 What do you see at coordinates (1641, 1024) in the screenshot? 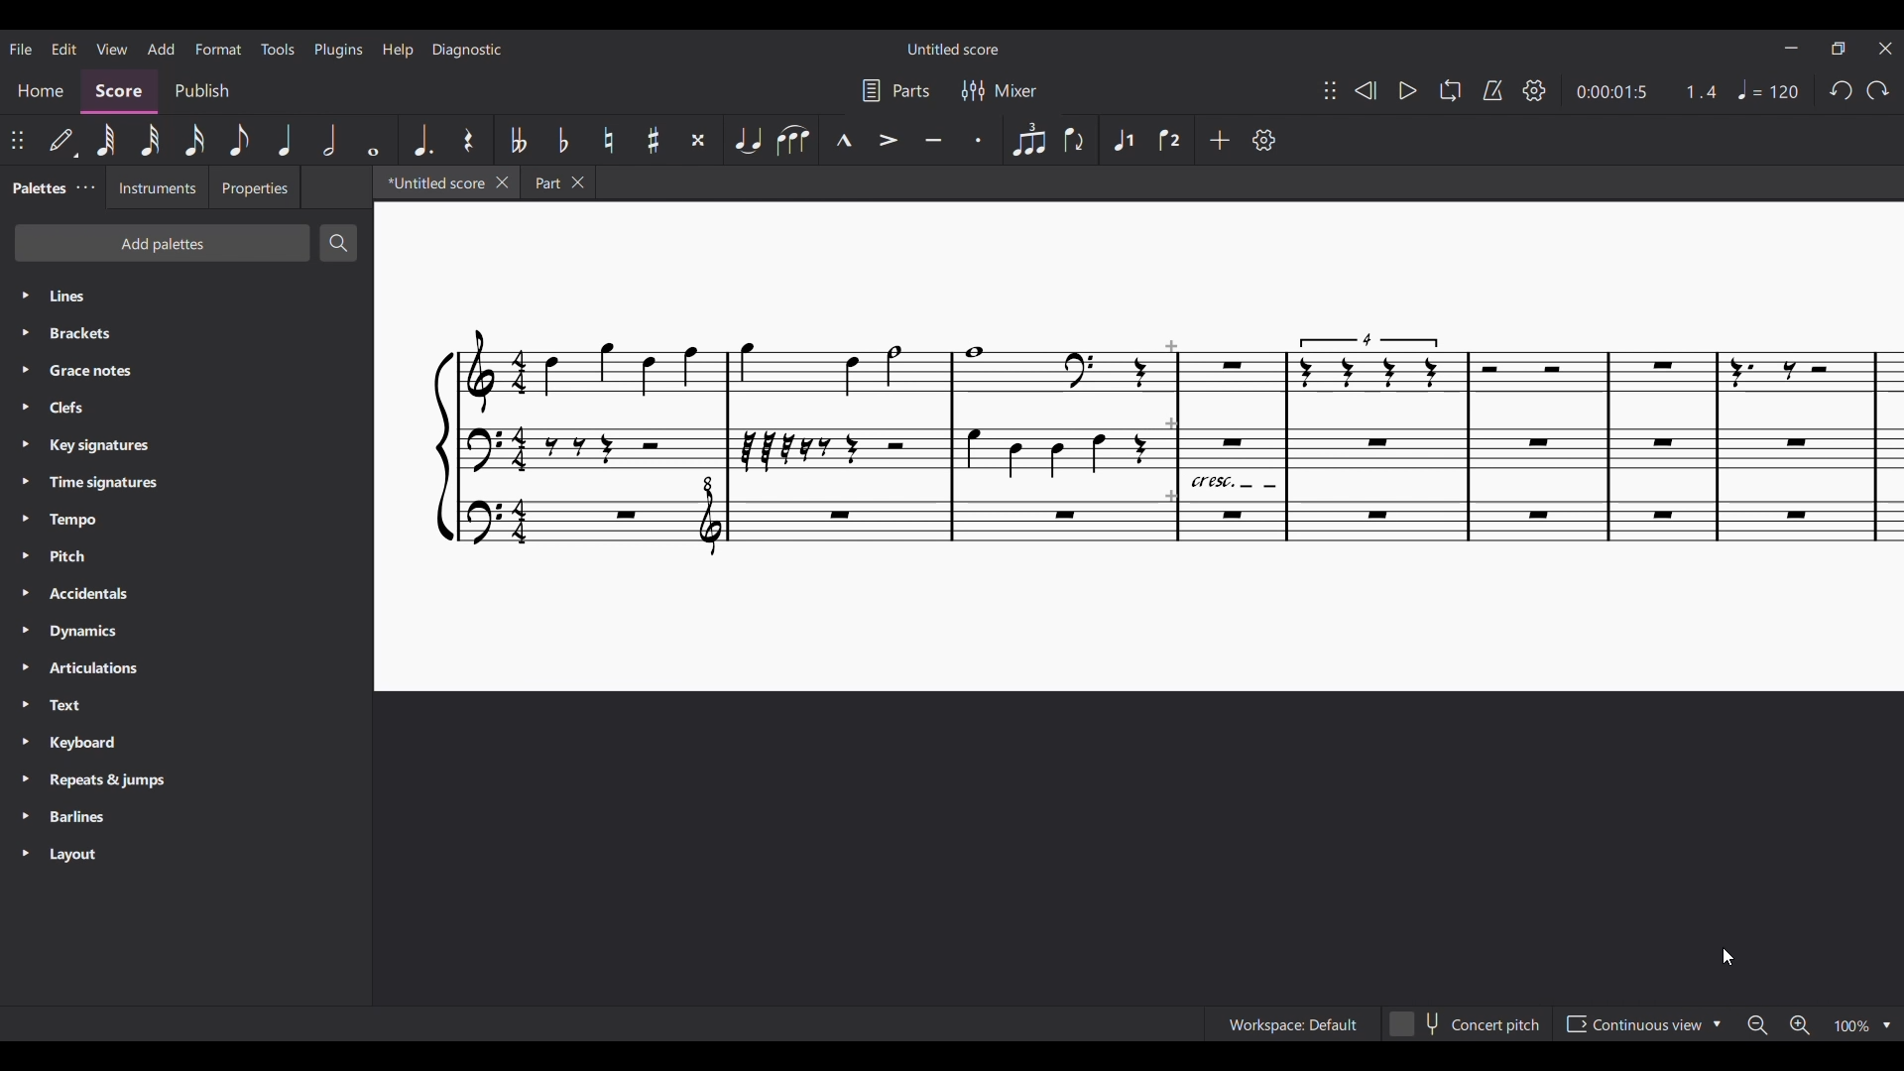
I see `Options preview changed to reflect current selection` at bounding box center [1641, 1024].